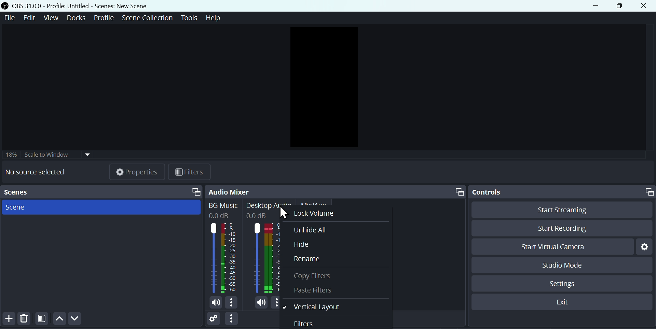 This screenshot has height=329, width=656. Describe the element at coordinates (563, 283) in the screenshot. I see `Settings` at that location.